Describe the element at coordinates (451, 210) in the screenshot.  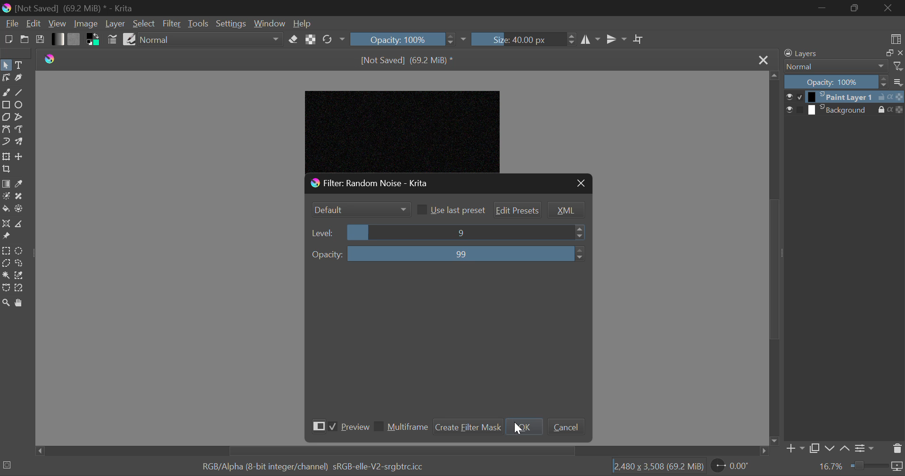
I see `Use last preset checkbox` at that location.